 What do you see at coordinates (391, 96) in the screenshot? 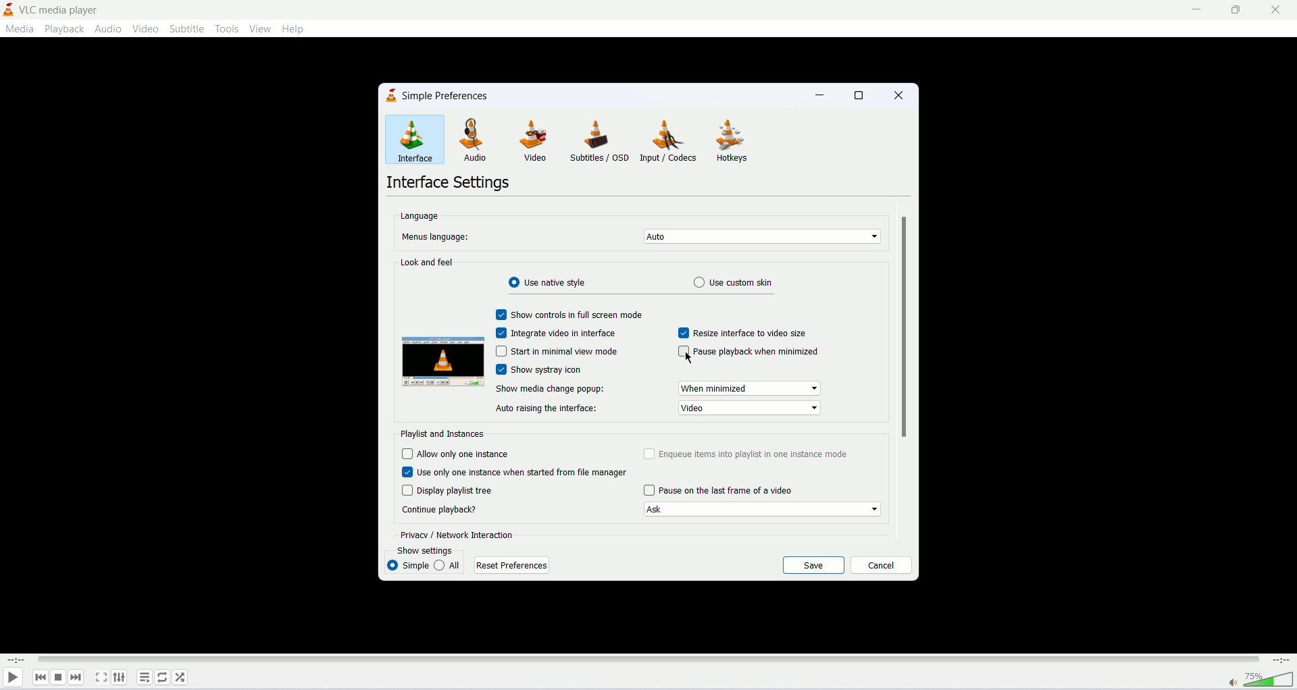
I see `logo` at bounding box center [391, 96].